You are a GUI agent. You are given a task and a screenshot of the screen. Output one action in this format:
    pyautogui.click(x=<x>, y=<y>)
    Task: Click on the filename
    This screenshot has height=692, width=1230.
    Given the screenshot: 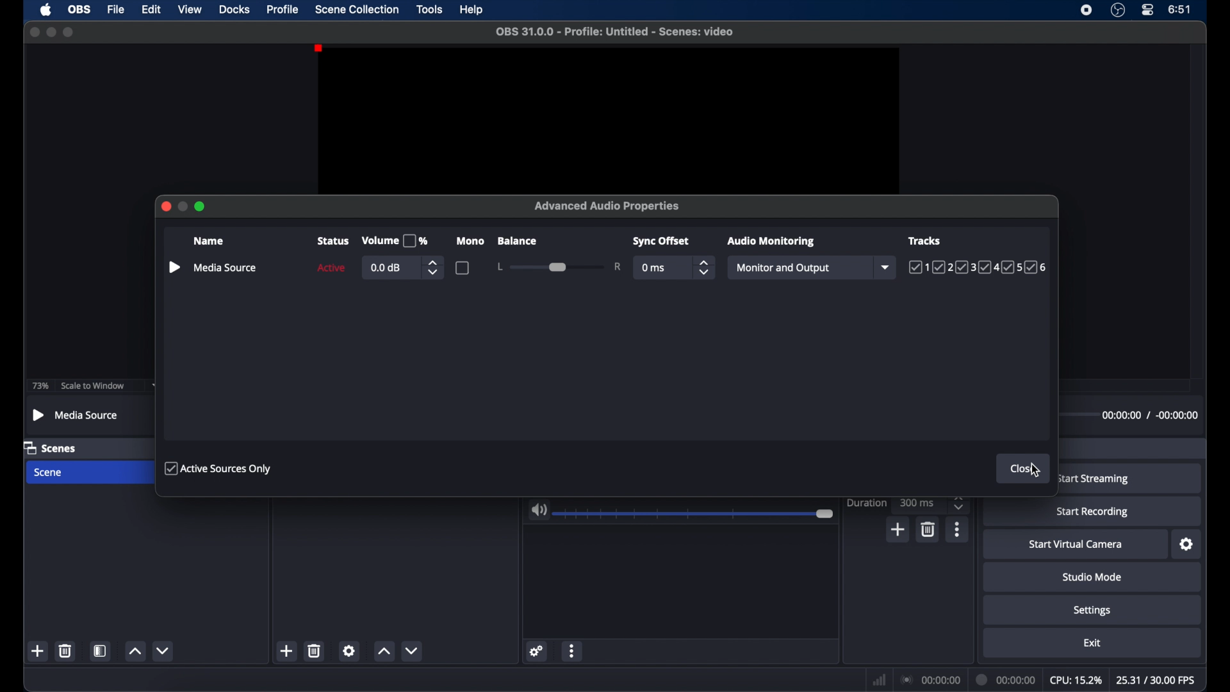 What is the action you would take?
    pyautogui.click(x=616, y=32)
    